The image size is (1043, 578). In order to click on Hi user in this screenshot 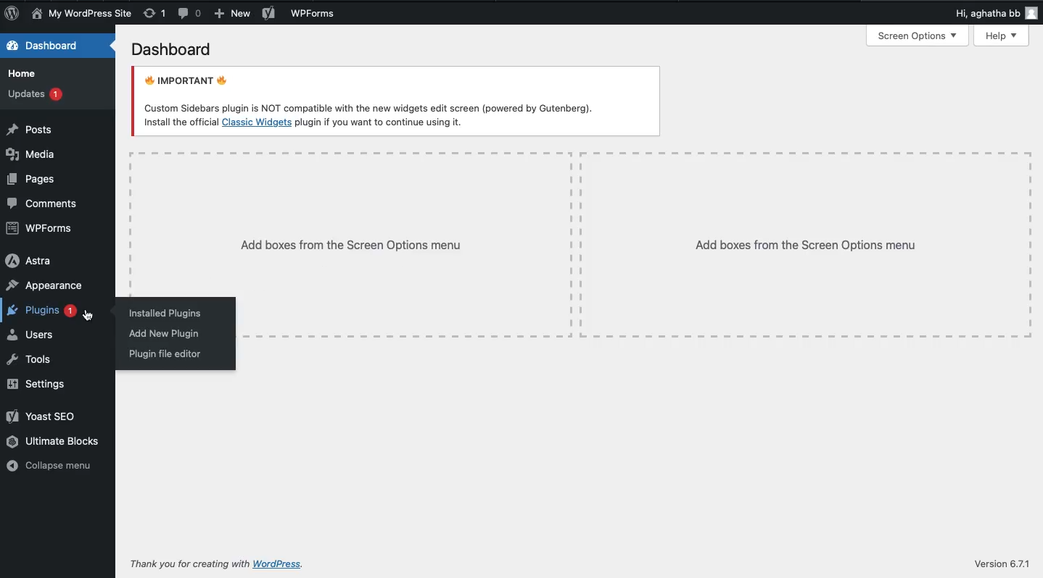, I will do `click(995, 14)`.